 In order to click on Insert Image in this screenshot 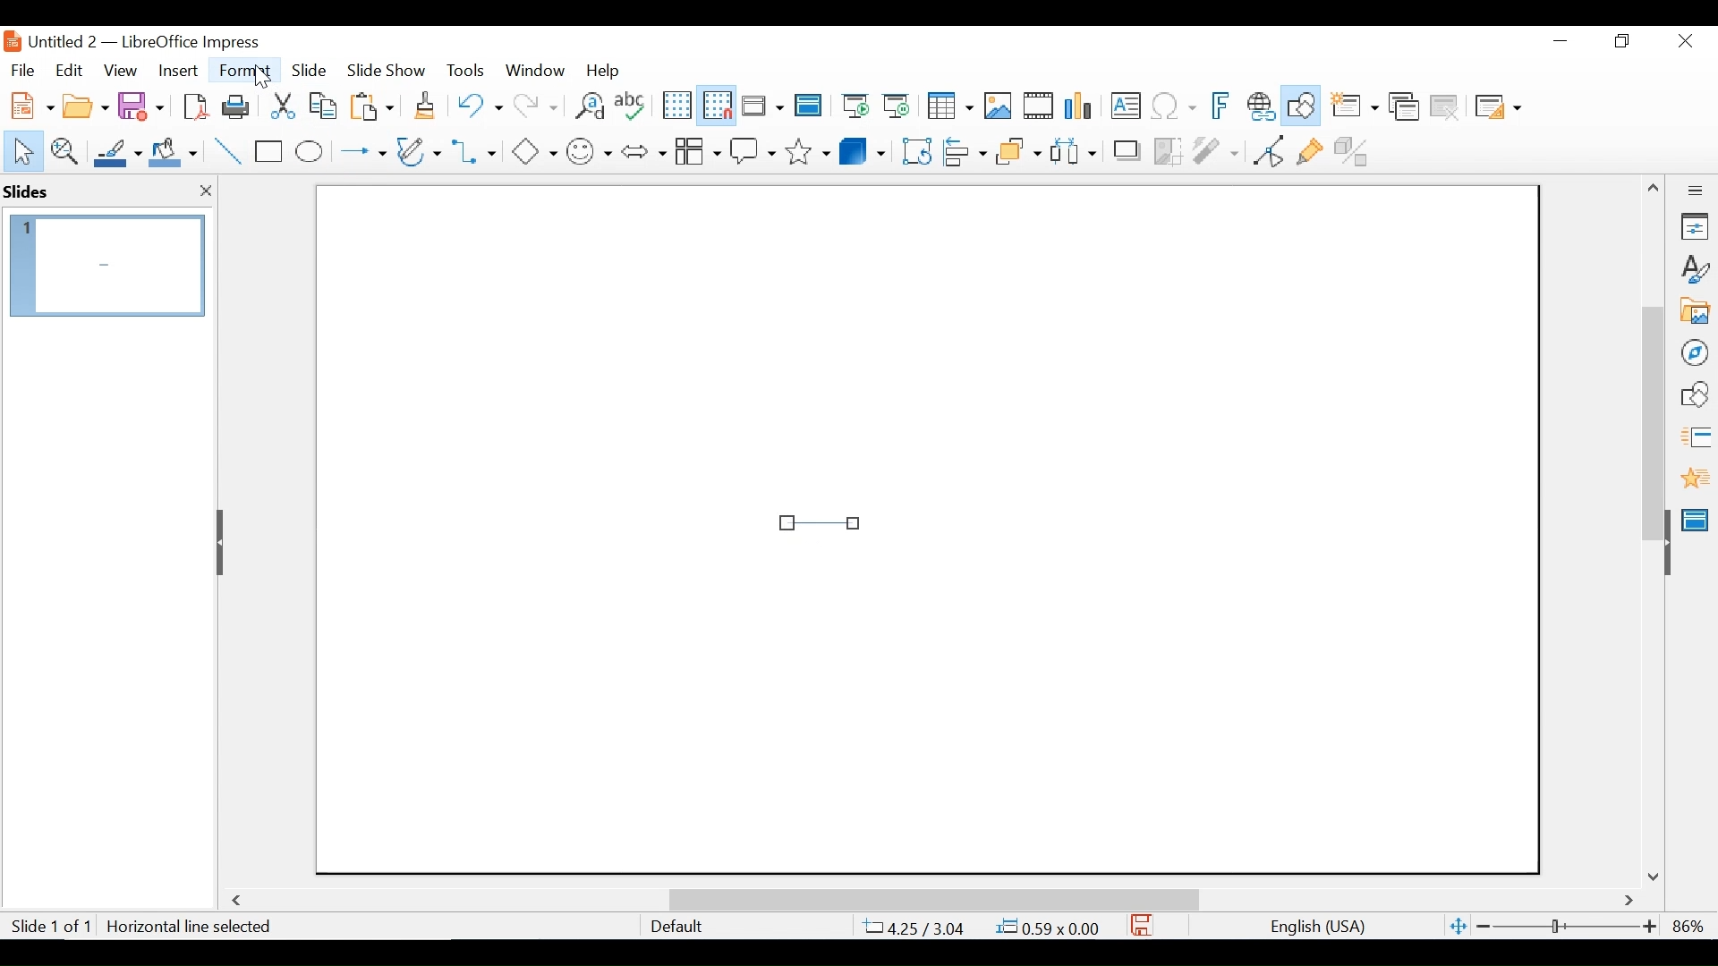, I will do `click(997, 106)`.